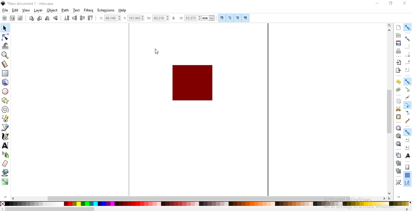 This screenshot has height=211, width=412. I want to click on cut selection, so click(398, 109).